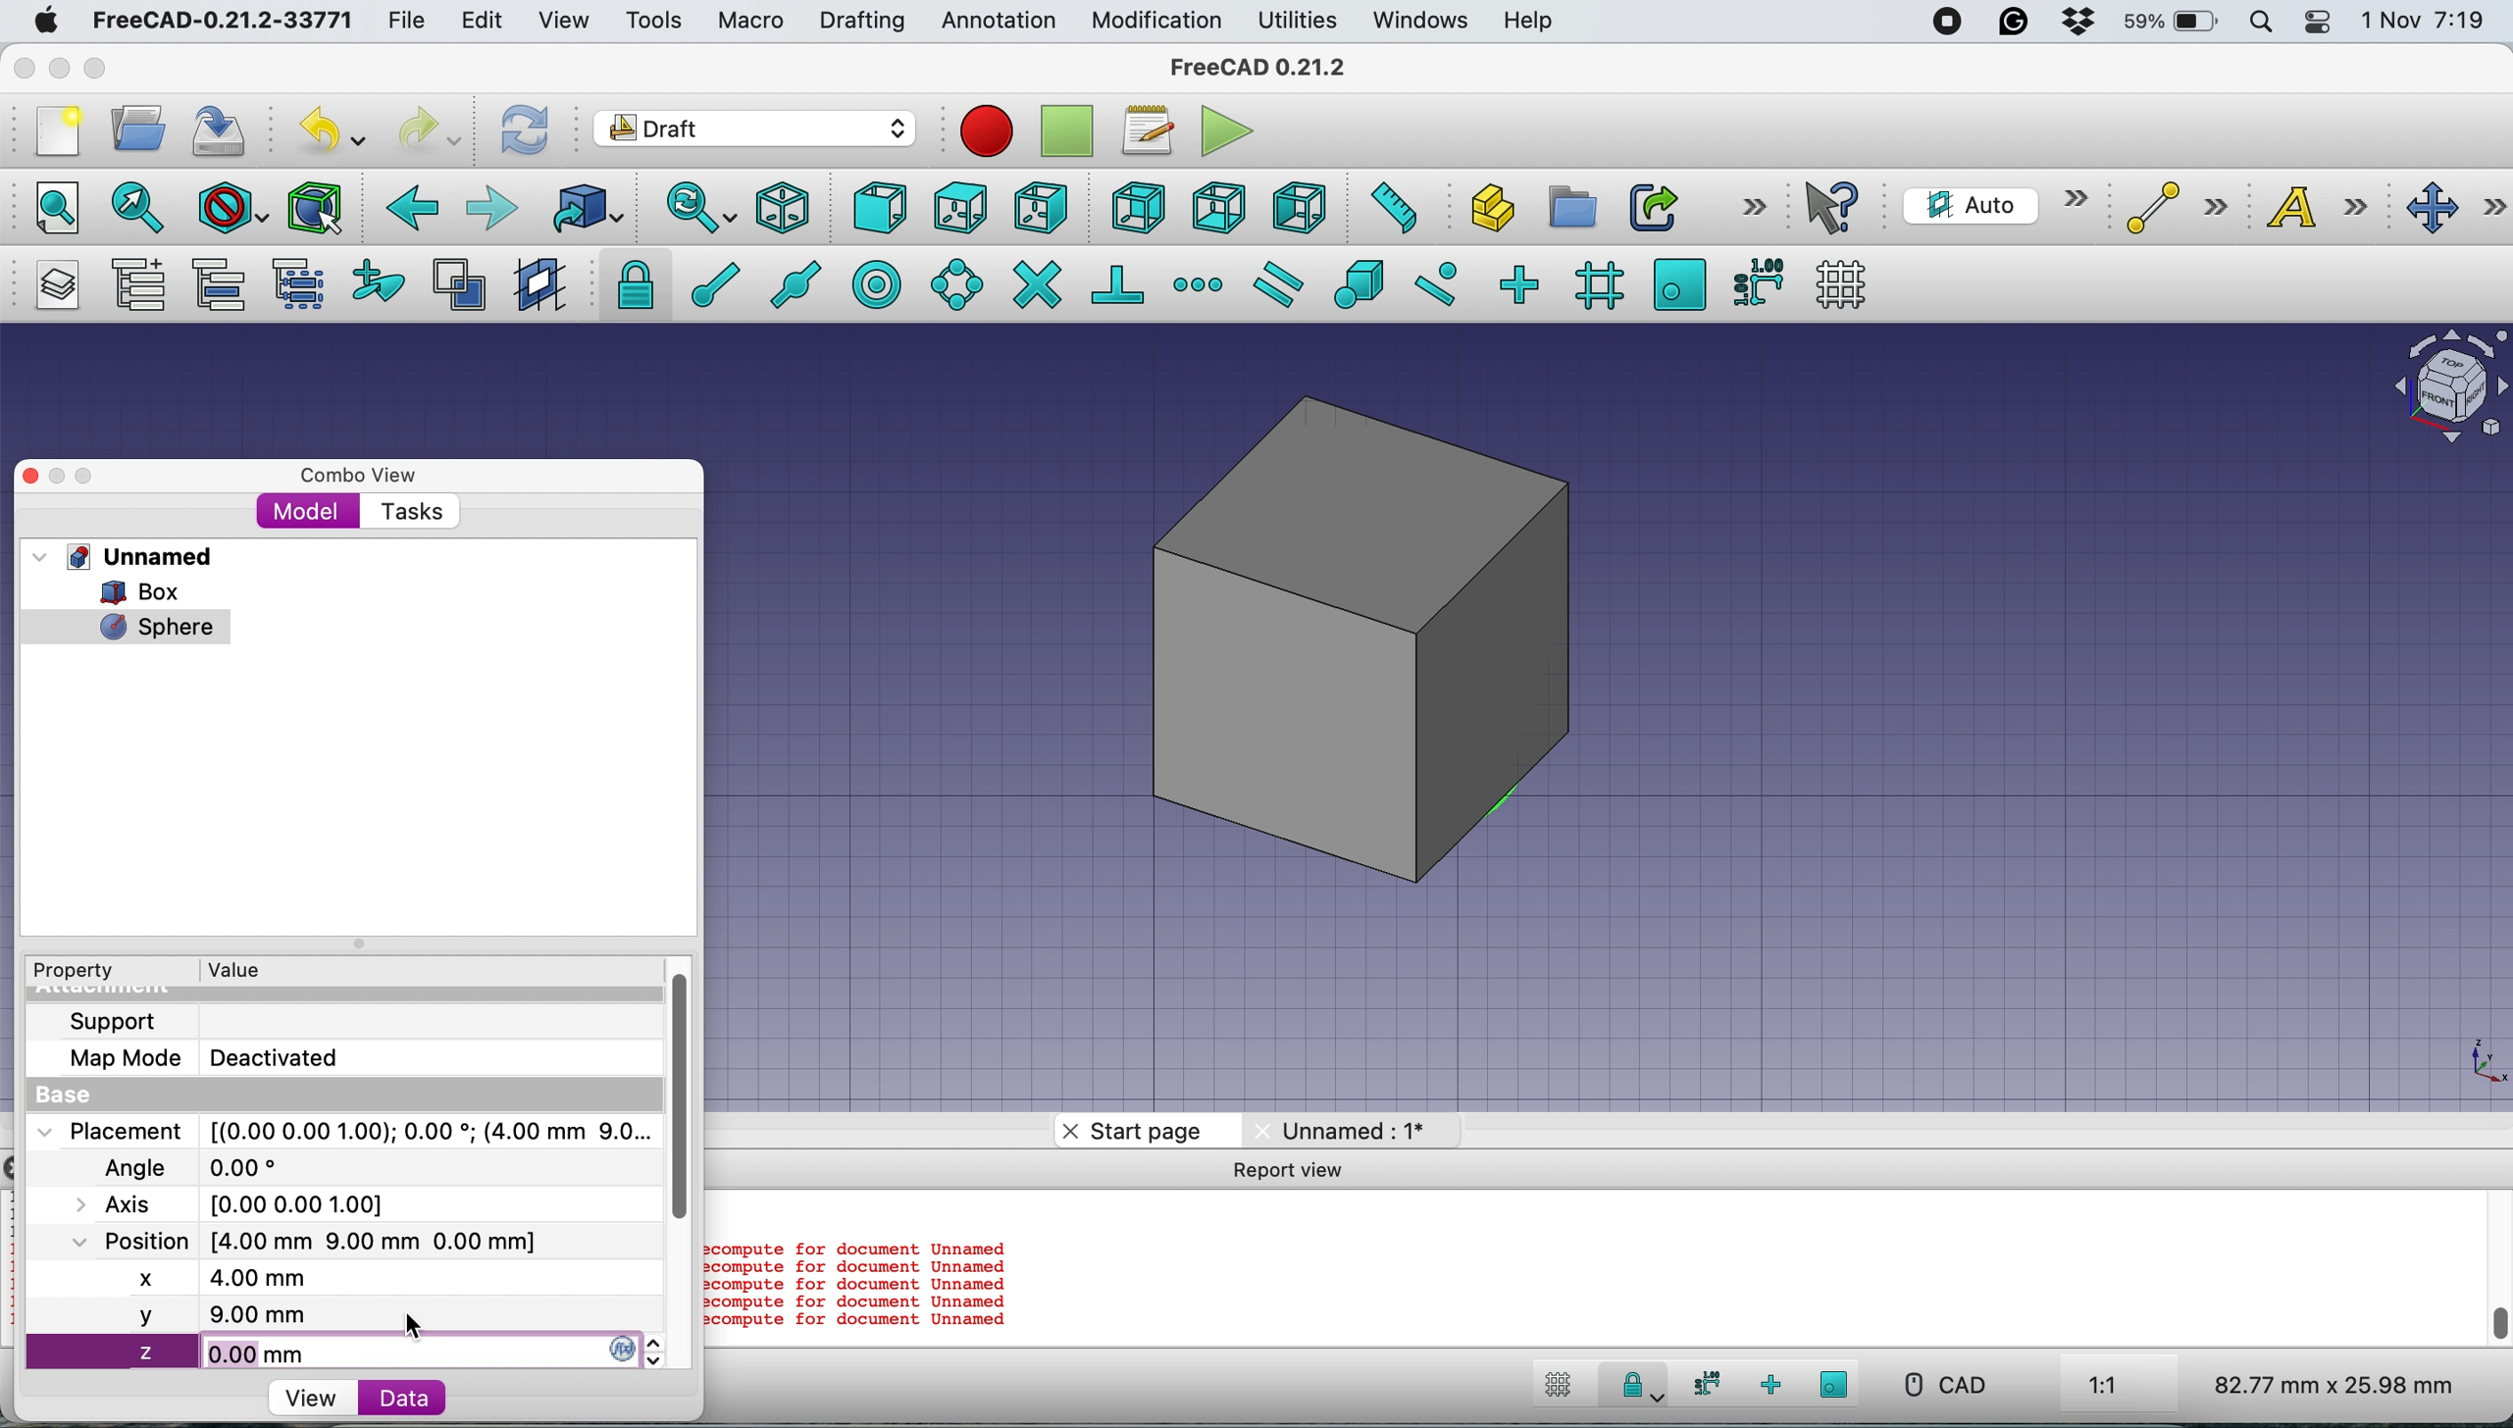 The width and height of the screenshot is (2513, 1428). What do you see at coordinates (216, 1056) in the screenshot?
I see `map mode` at bounding box center [216, 1056].